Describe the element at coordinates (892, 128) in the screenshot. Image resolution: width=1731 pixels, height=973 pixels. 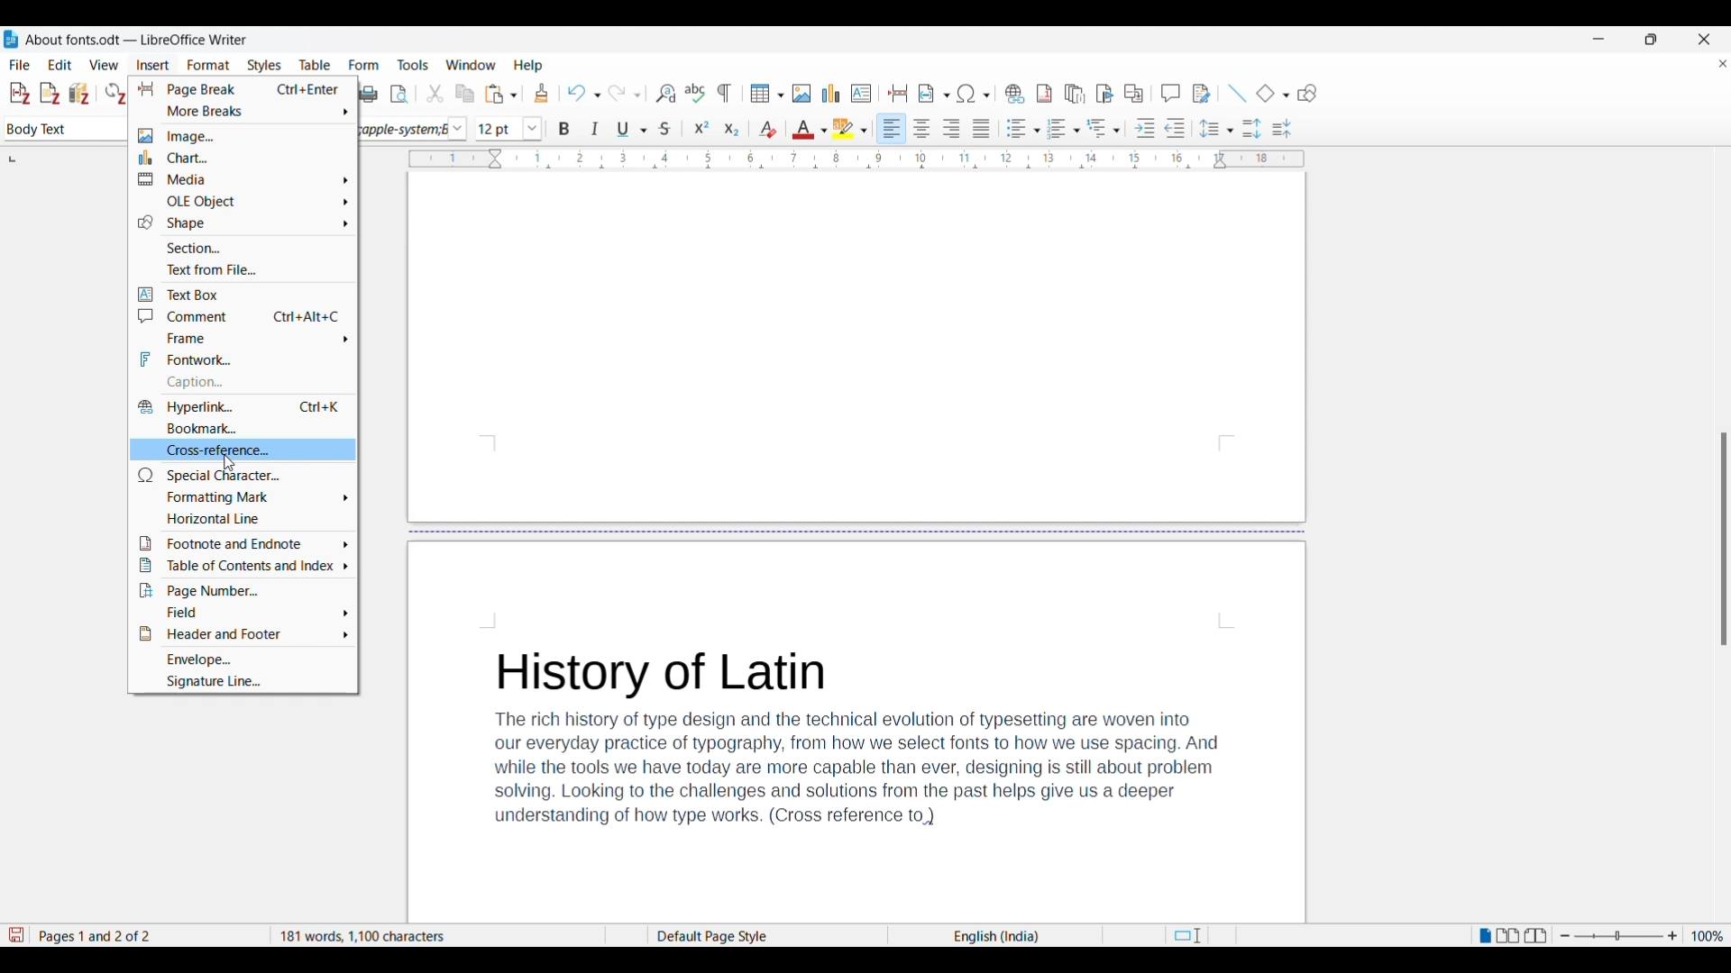
I see `Align left, current selection highlighted` at that location.